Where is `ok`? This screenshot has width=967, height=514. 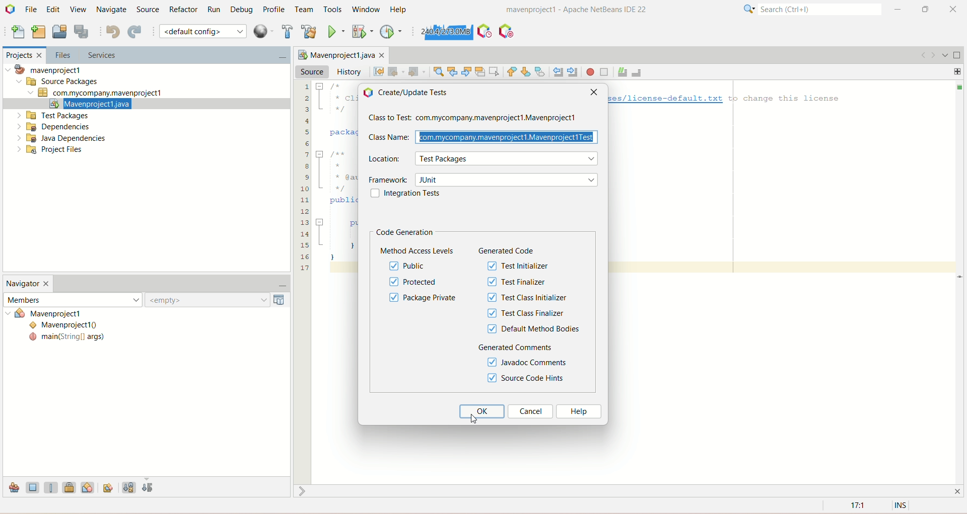
ok is located at coordinates (480, 412).